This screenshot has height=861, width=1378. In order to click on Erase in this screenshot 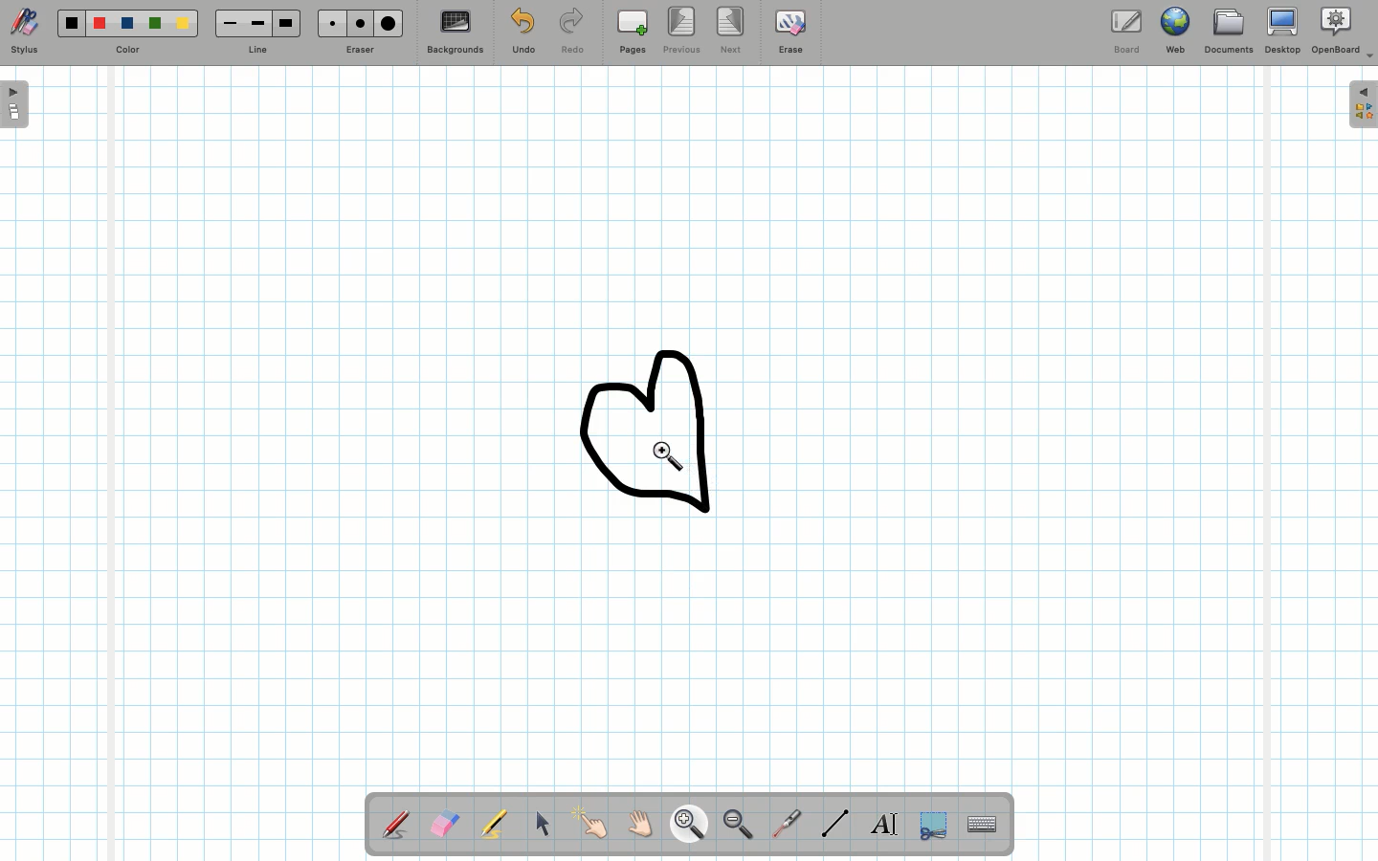, I will do `click(790, 35)`.